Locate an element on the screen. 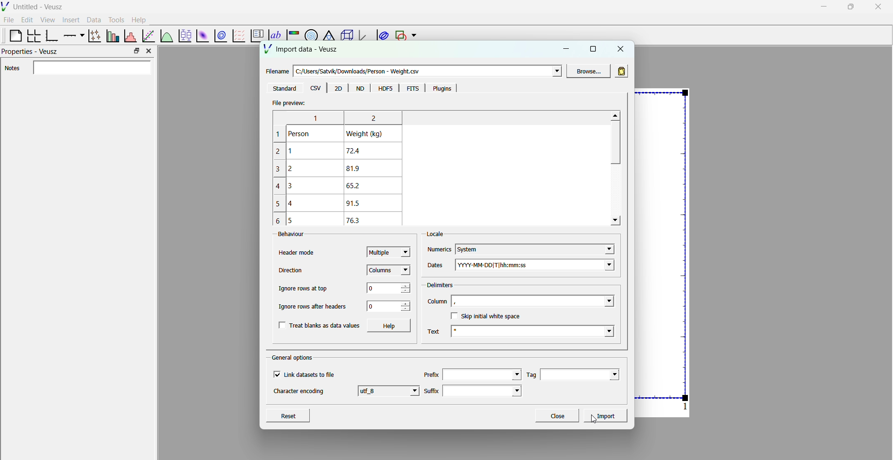 This screenshot has height=460, width=893. plot key is located at coordinates (255, 36).